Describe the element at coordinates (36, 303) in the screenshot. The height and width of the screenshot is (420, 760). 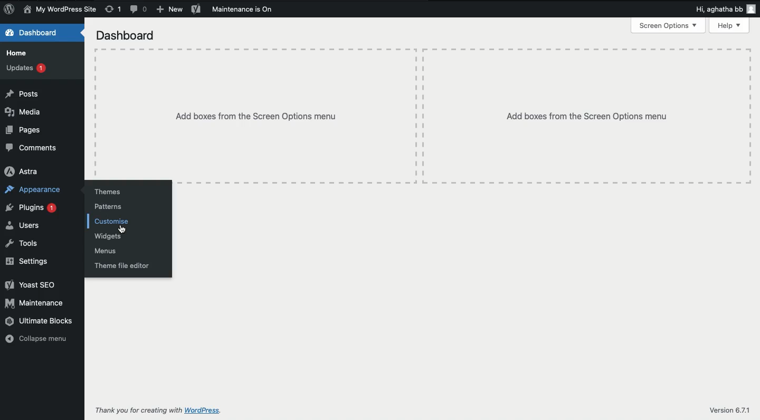
I see `Maintenance` at that location.